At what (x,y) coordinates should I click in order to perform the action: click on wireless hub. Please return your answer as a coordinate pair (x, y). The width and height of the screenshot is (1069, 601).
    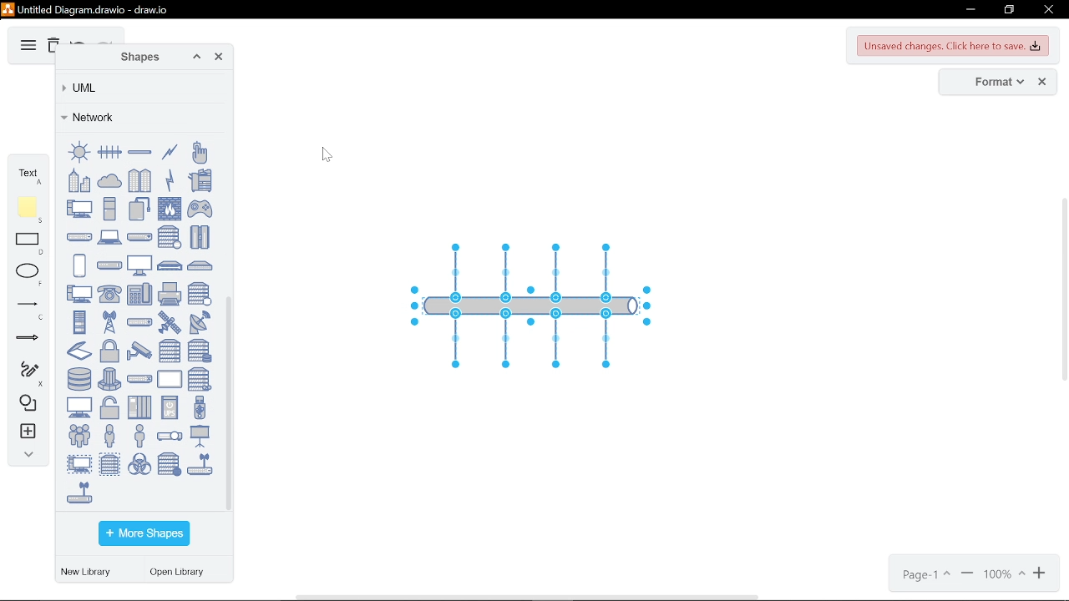
    Looking at the image, I should click on (200, 464).